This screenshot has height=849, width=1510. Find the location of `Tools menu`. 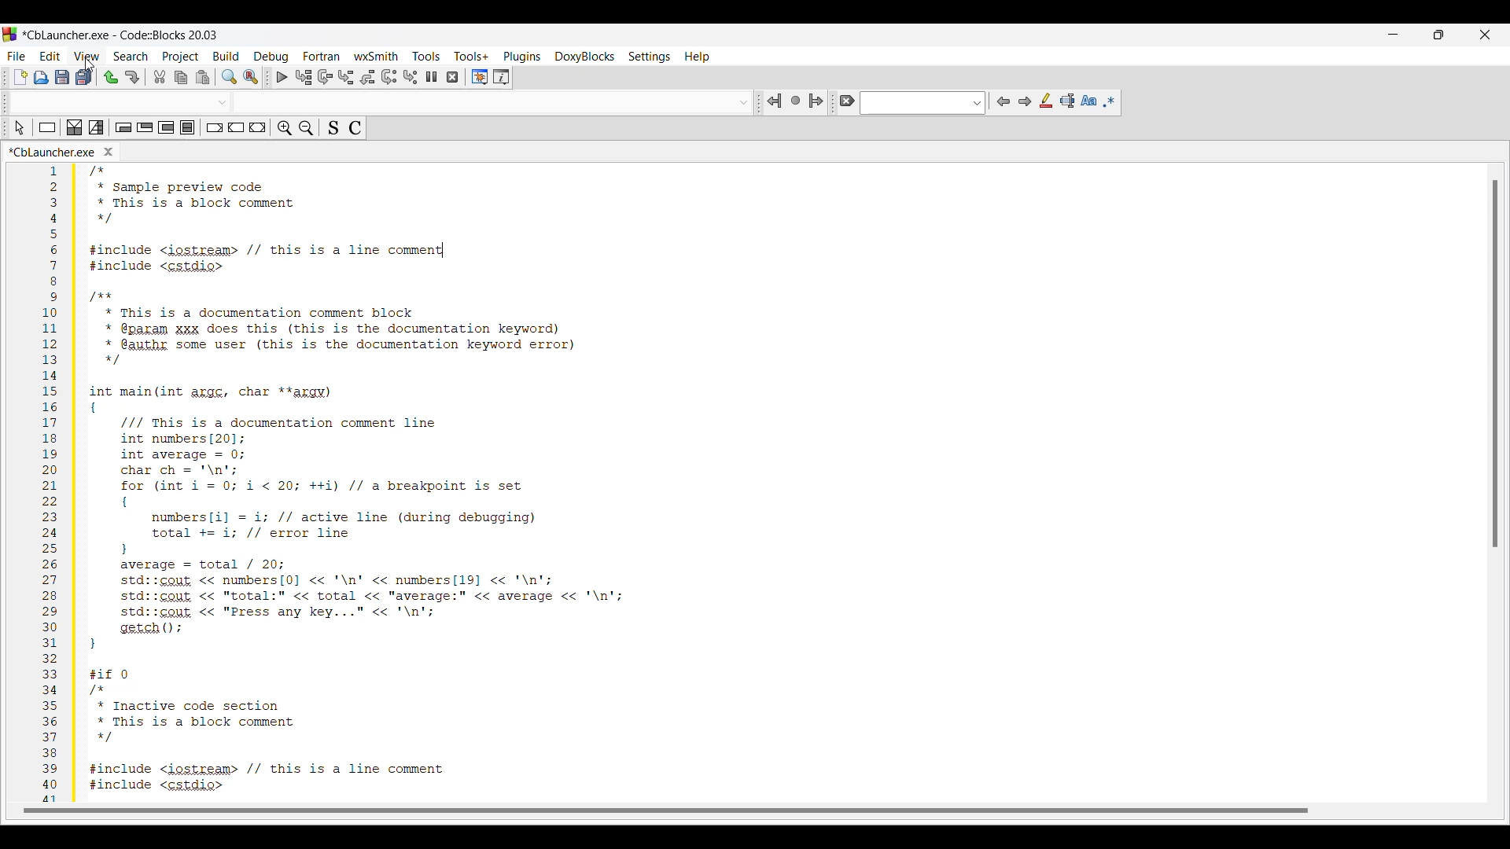

Tools menu is located at coordinates (426, 56).